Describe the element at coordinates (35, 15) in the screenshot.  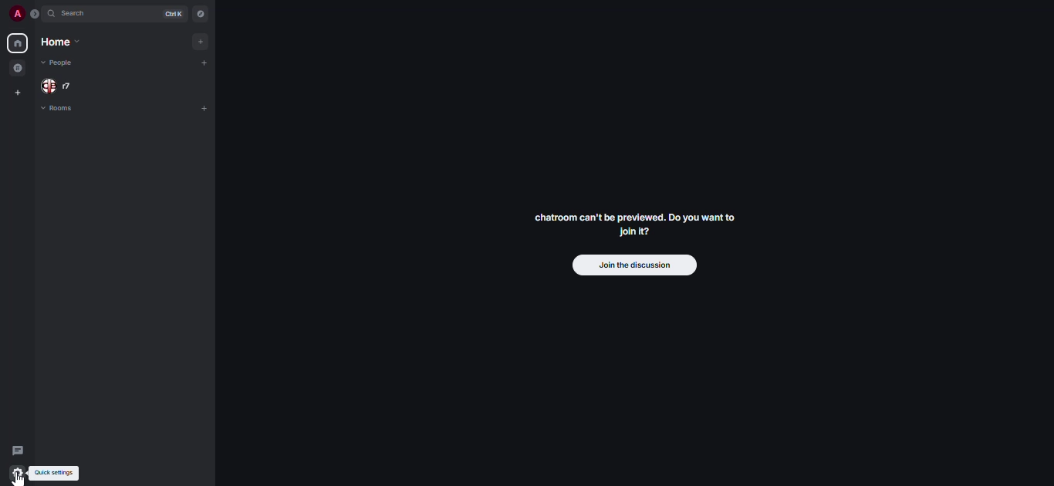
I see `expand` at that location.